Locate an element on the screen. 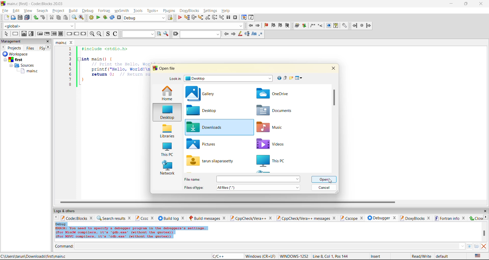 This screenshot has width=489, height=260. build messages is located at coordinates (205, 218).